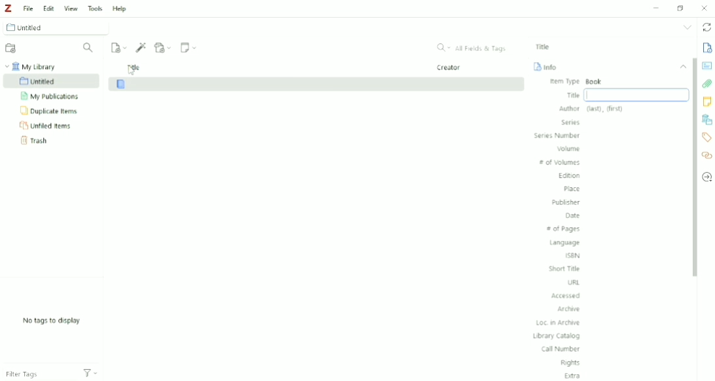 The width and height of the screenshot is (715, 381). I want to click on ISBN, so click(574, 255).